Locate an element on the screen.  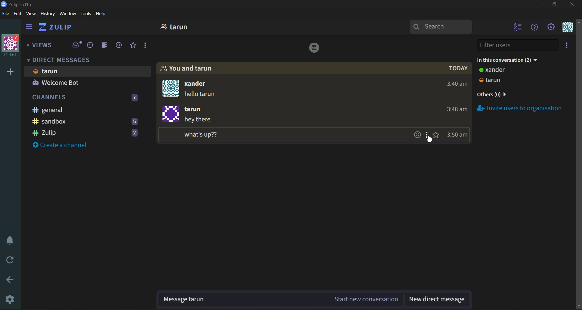
maximize is located at coordinates (557, 5).